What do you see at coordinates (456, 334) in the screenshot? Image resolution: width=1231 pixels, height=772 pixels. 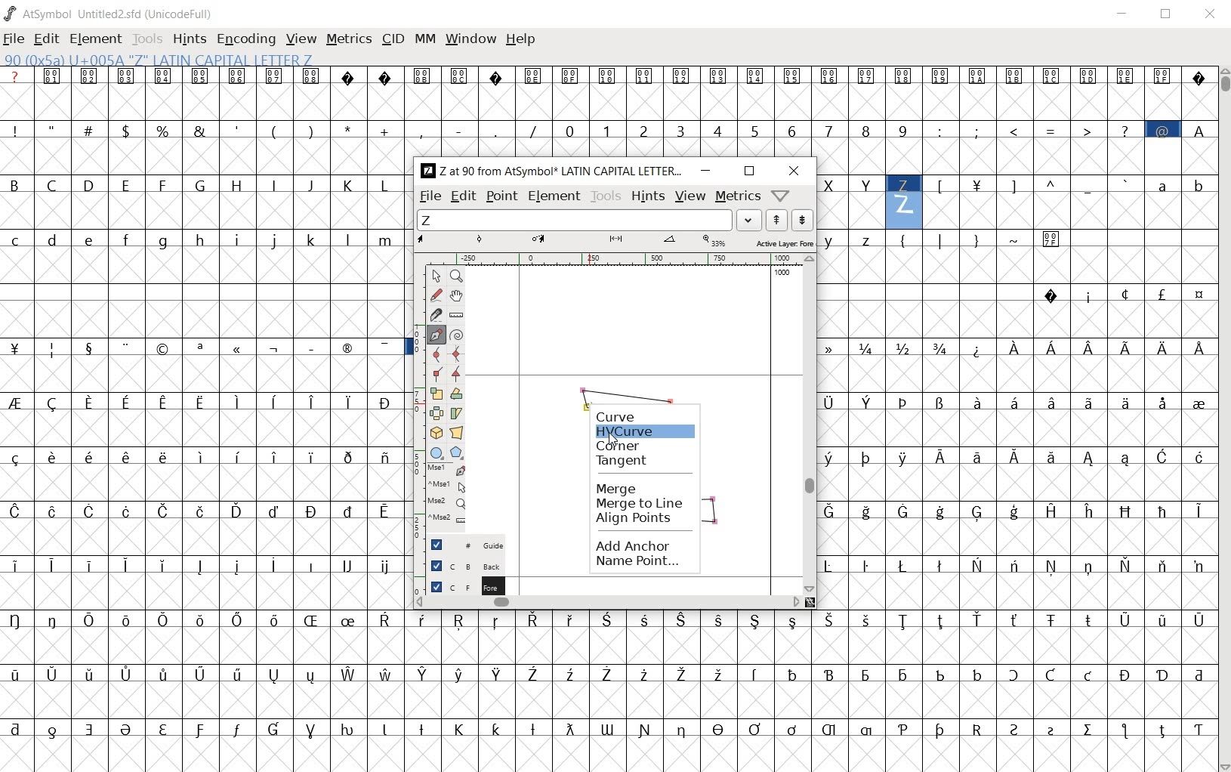 I see `change whether spiro is active or not` at bounding box center [456, 334].